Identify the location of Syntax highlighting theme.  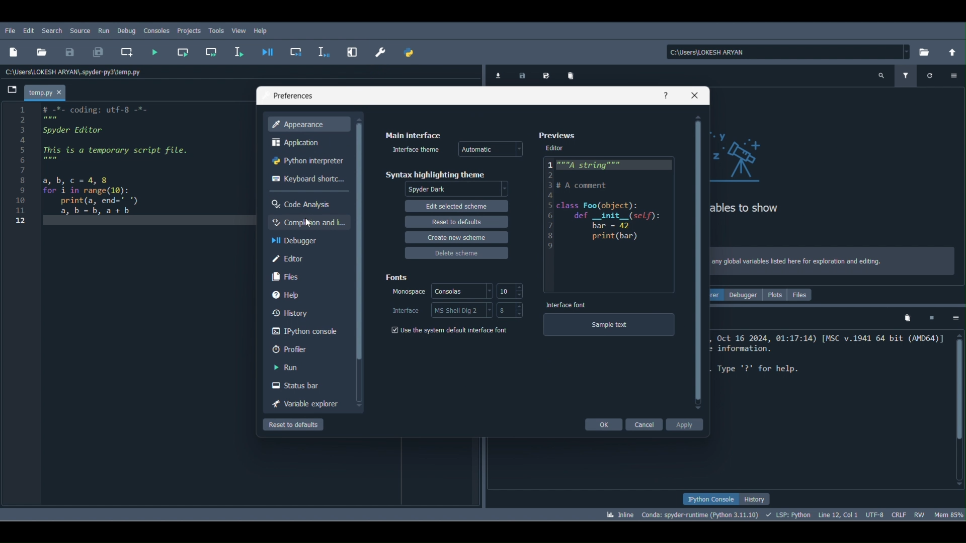
(441, 174).